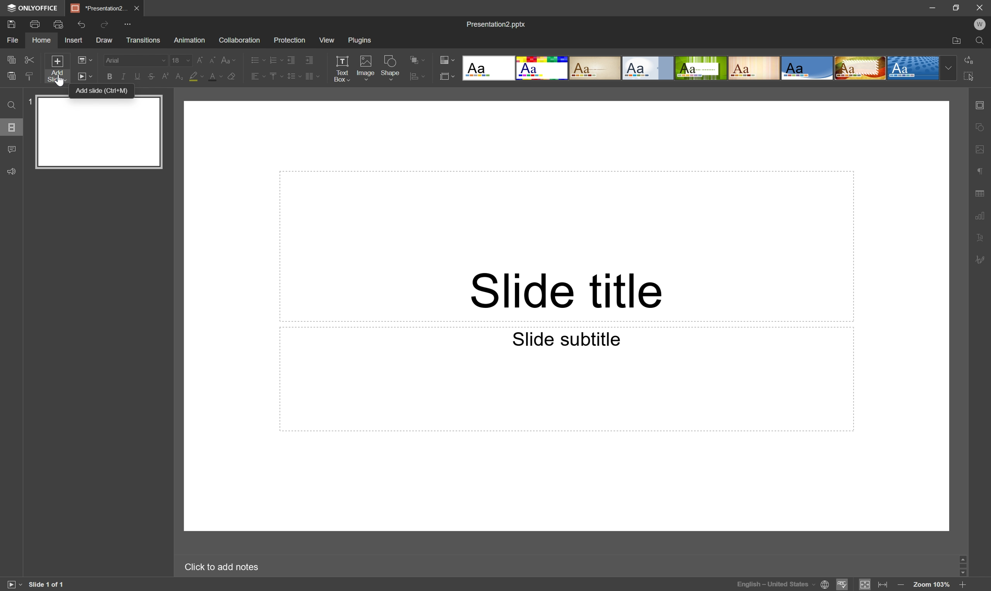 This screenshot has height=591, width=991. What do you see at coordinates (213, 59) in the screenshot?
I see `Decrement font size` at bounding box center [213, 59].